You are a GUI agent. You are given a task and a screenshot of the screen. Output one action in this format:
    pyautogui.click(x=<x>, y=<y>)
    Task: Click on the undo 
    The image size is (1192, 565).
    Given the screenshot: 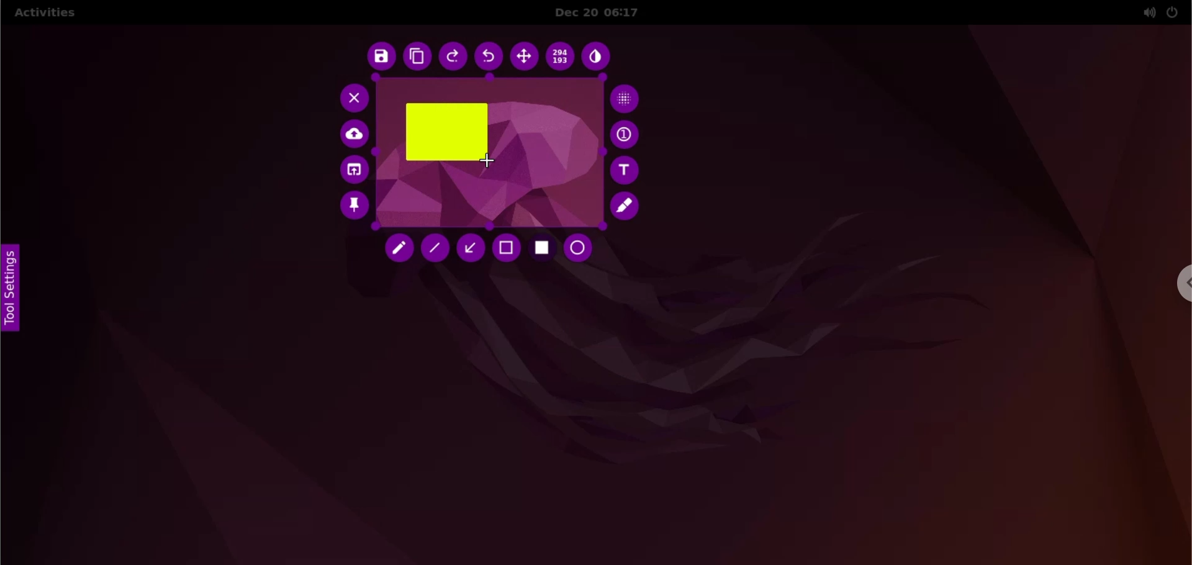 What is the action you would take?
    pyautogui.click(x=490, y=57)
    